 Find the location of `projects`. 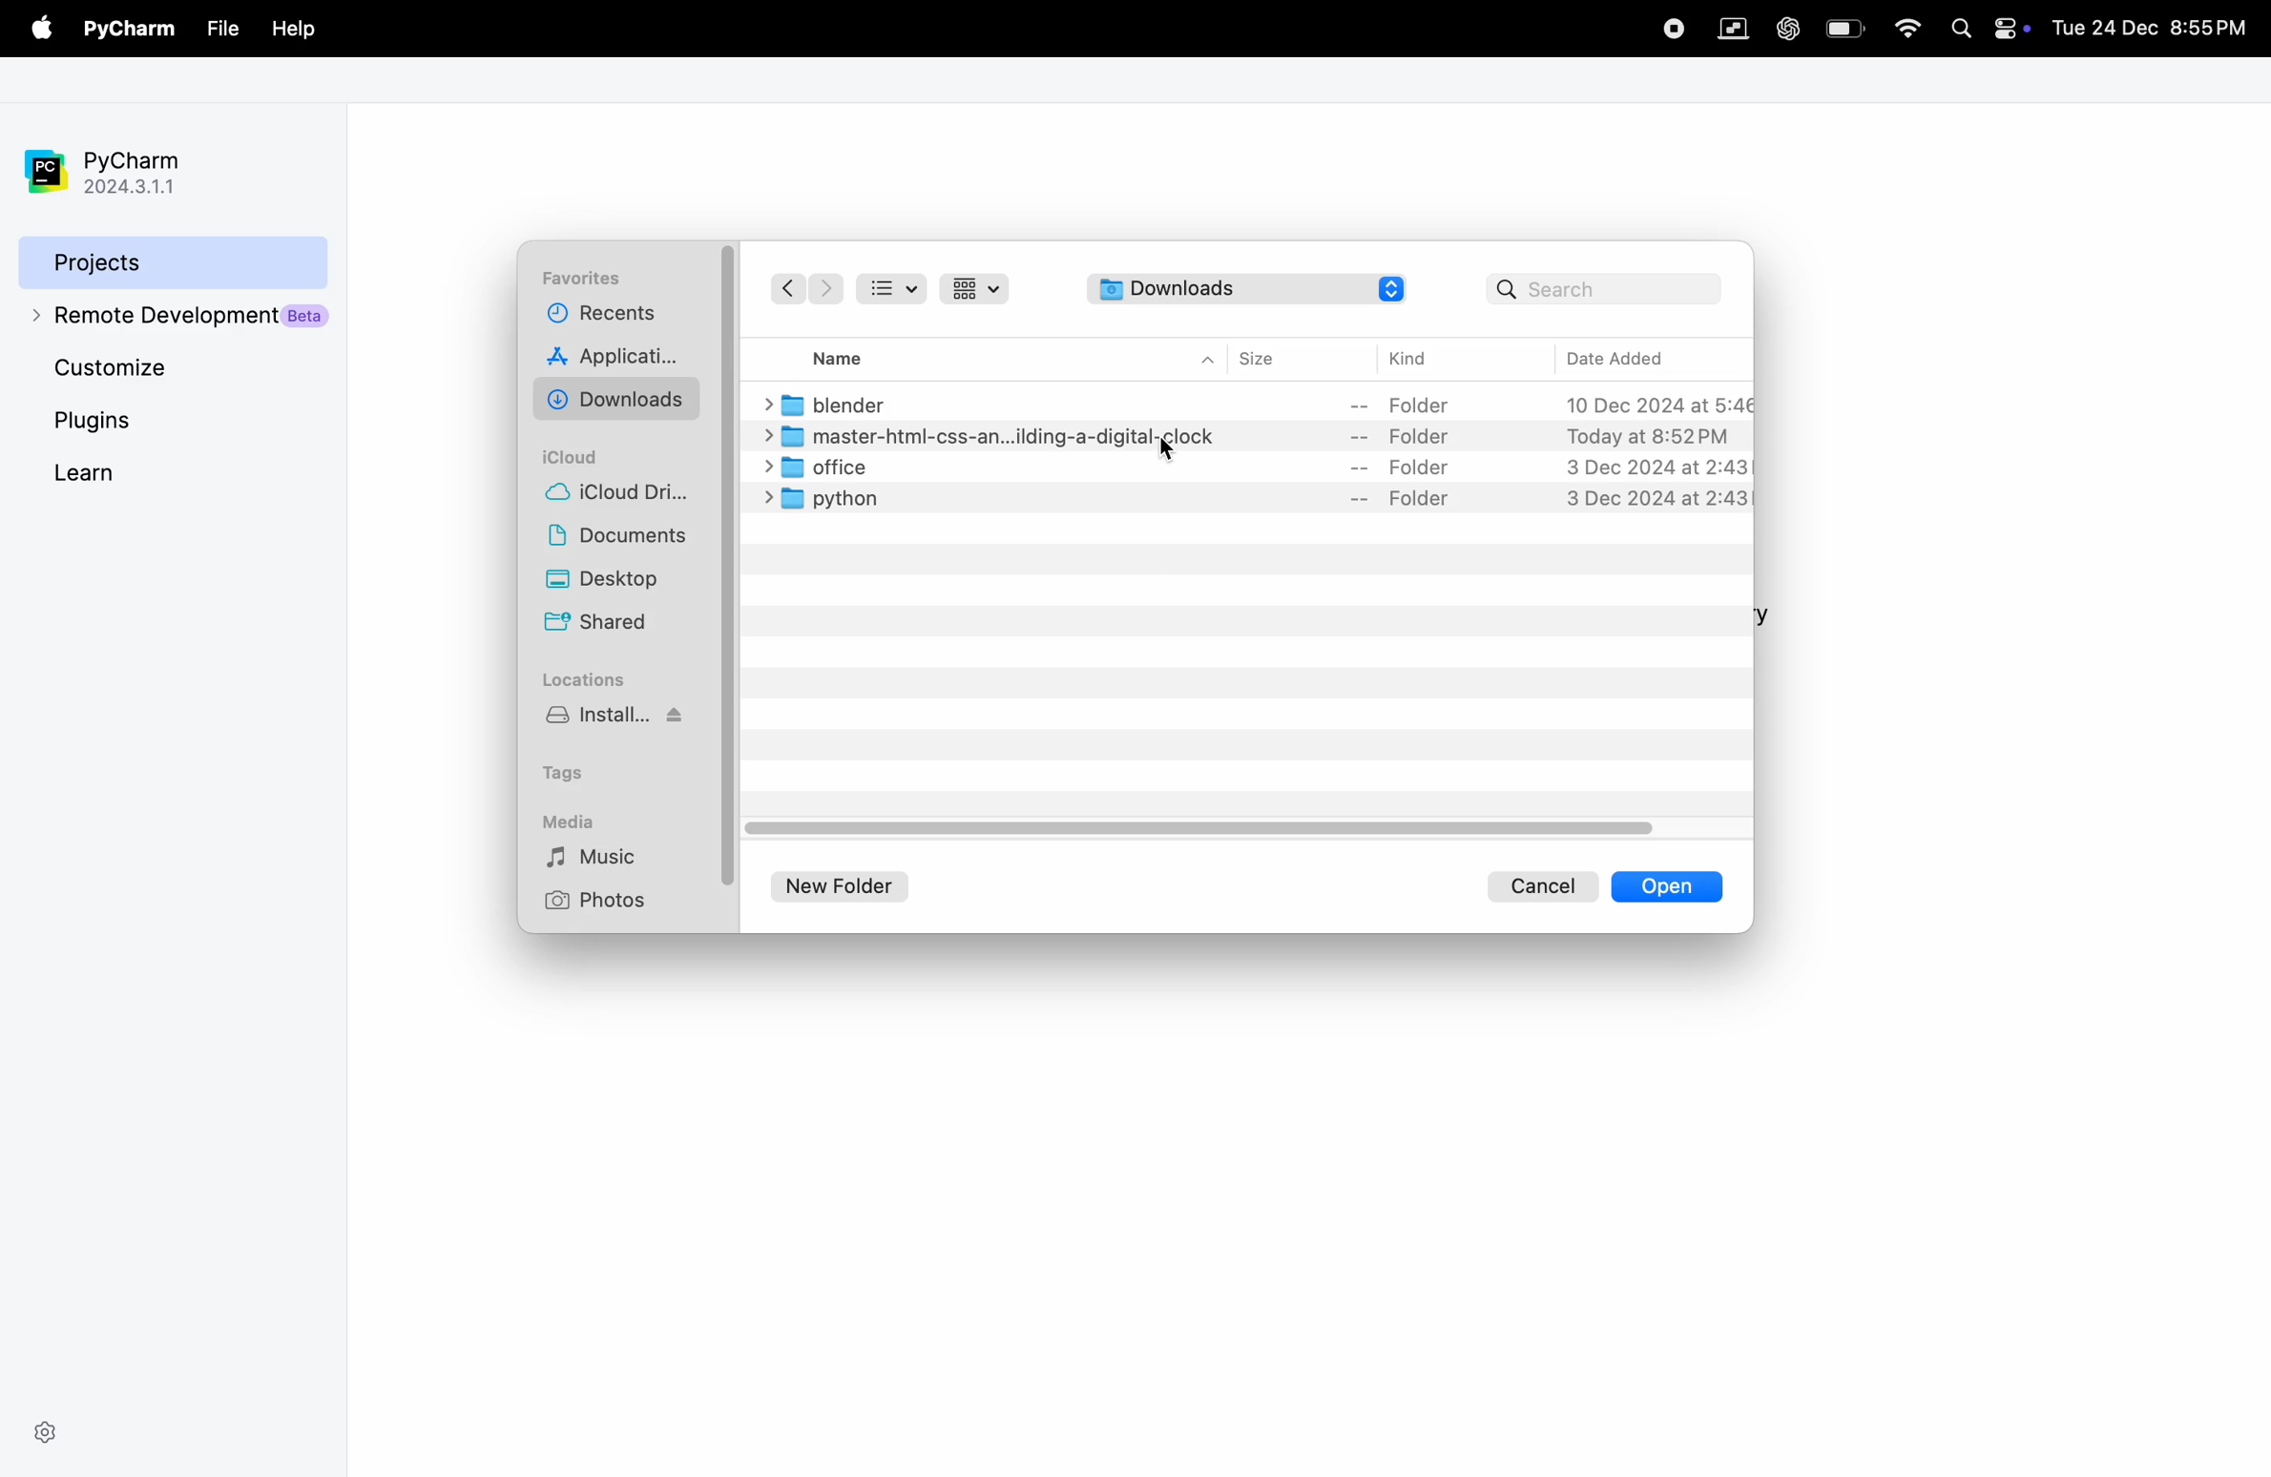

projects is located at coordinates (168, 260).